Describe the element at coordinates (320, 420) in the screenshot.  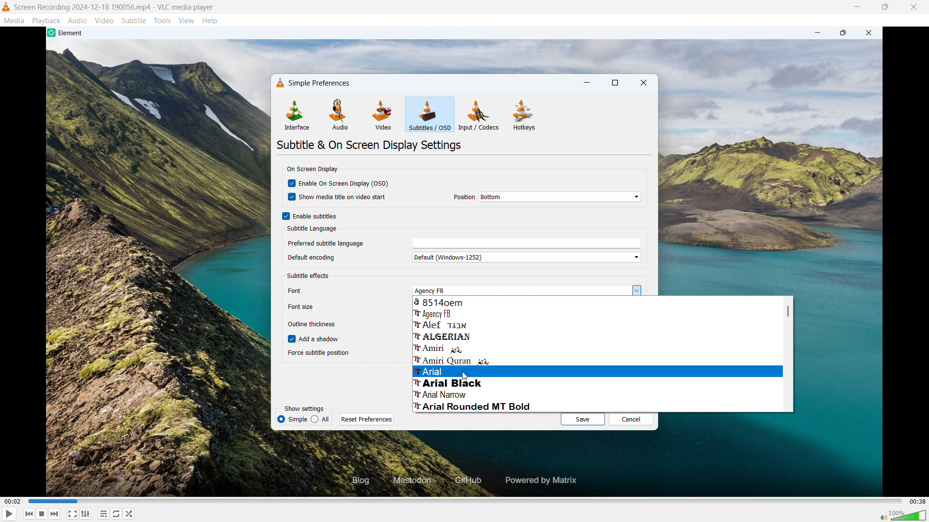
I see `simple` at that location.